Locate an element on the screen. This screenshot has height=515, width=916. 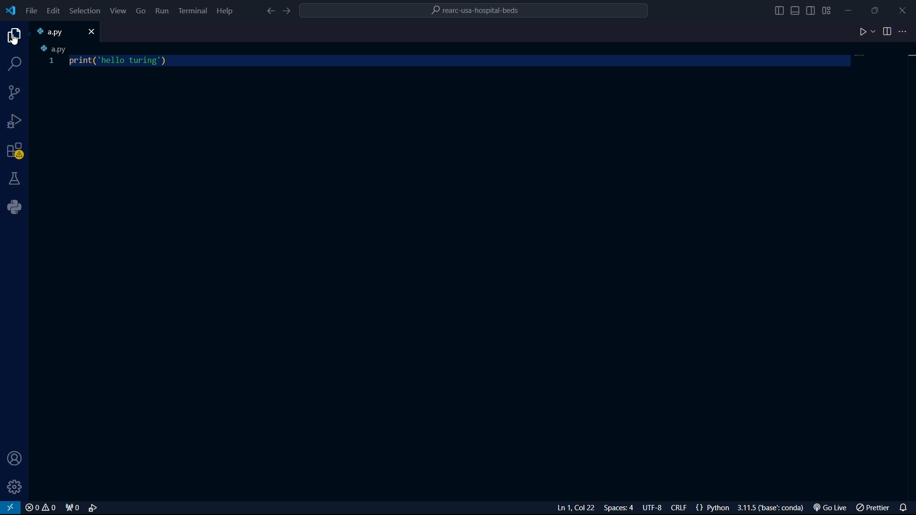
explorer is located at coordinates (12, 37).